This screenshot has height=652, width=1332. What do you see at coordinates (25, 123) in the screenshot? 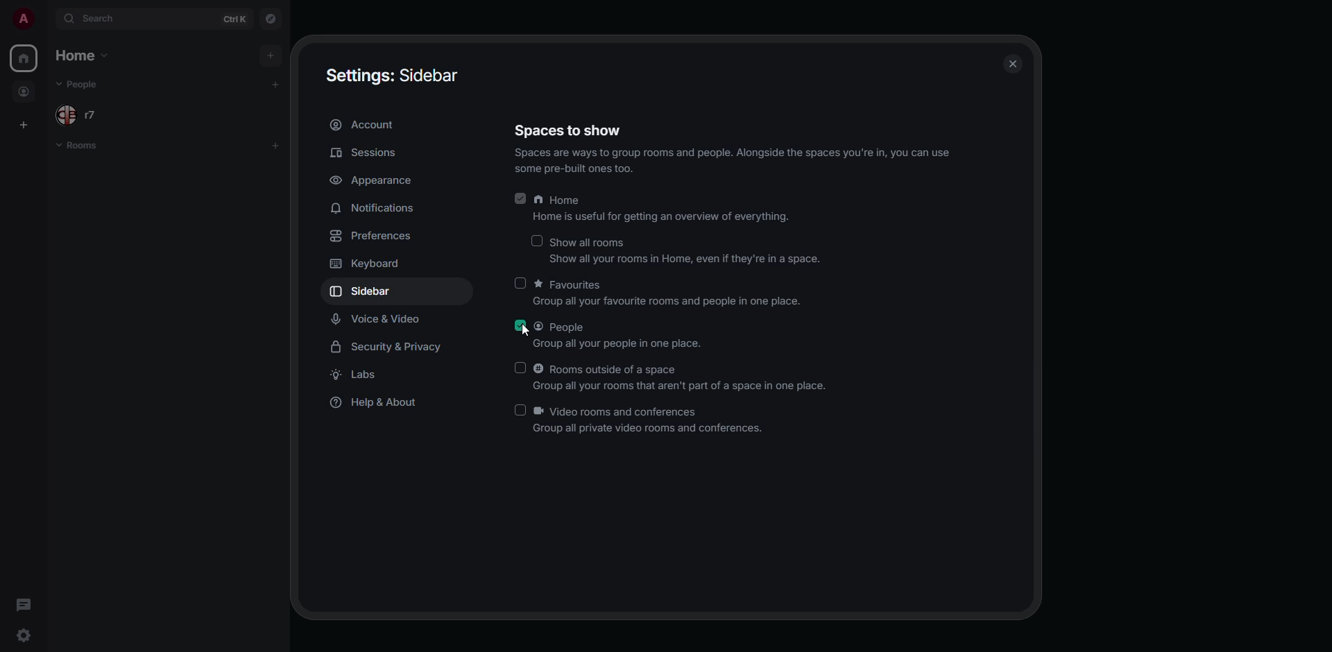
I see `create space` at bounding box center [25, 123].